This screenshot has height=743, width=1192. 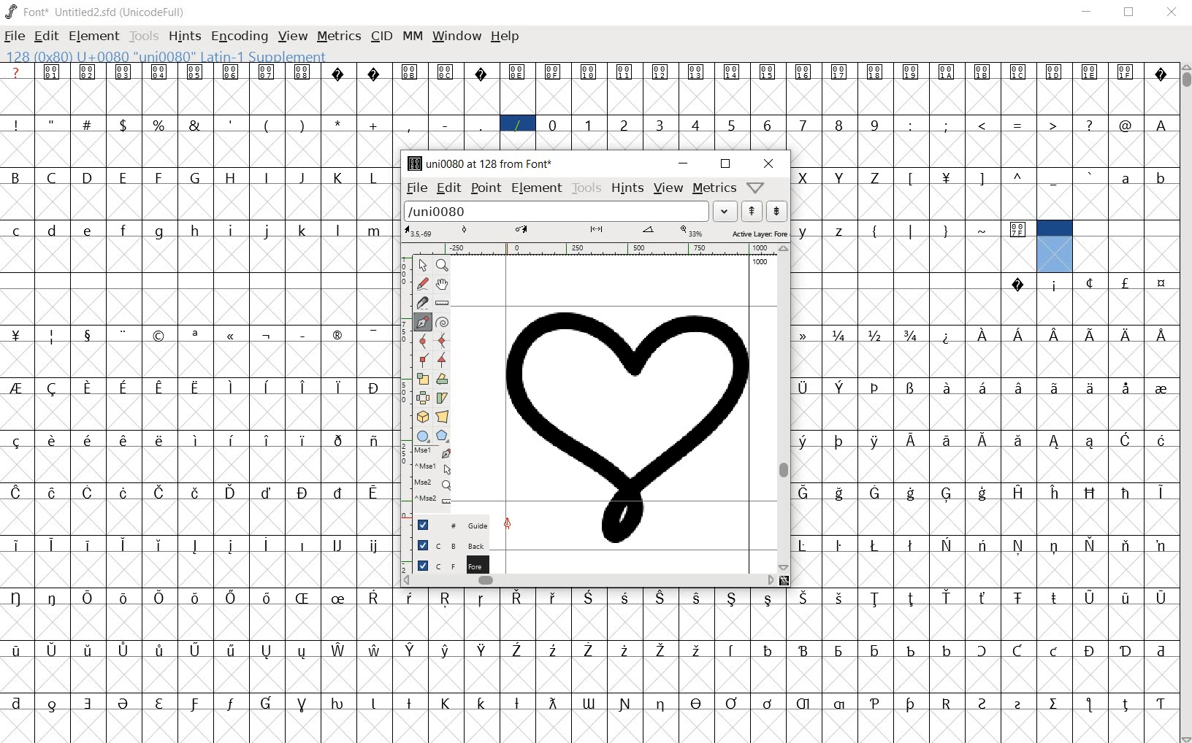 What do you see at coordinates (982, 335) in the screenshot?
I see `glyph` at bounding box center [982, 335].